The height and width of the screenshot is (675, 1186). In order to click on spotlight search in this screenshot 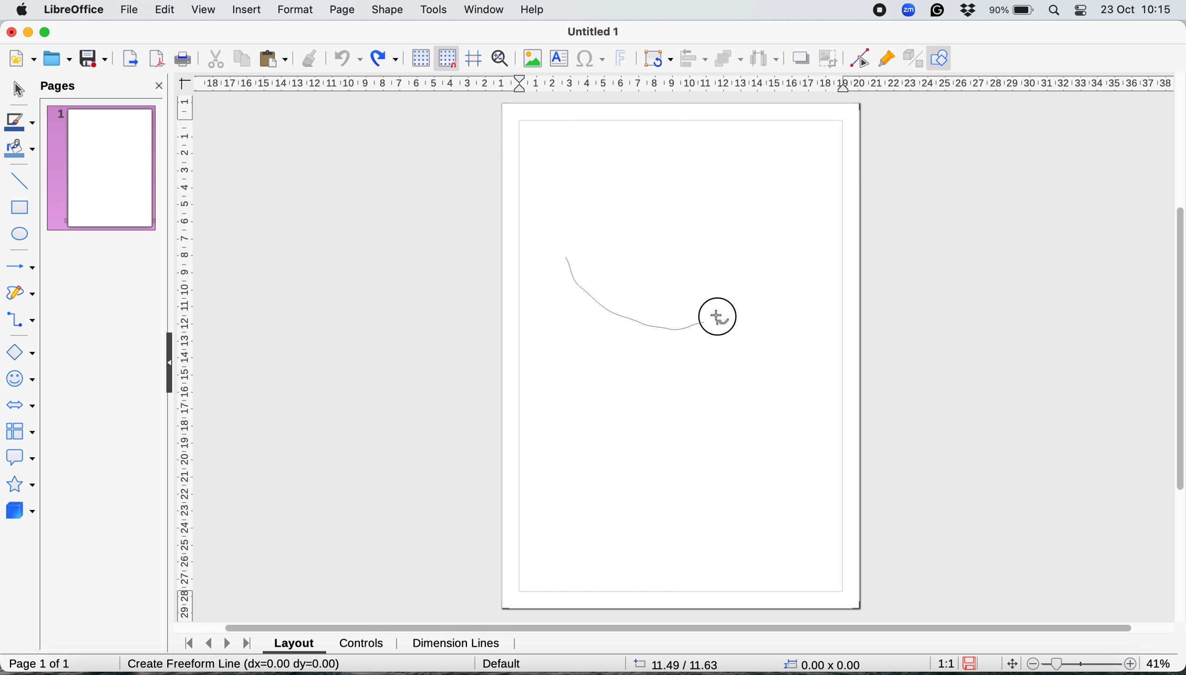, I will do `click(1057, 10)`.